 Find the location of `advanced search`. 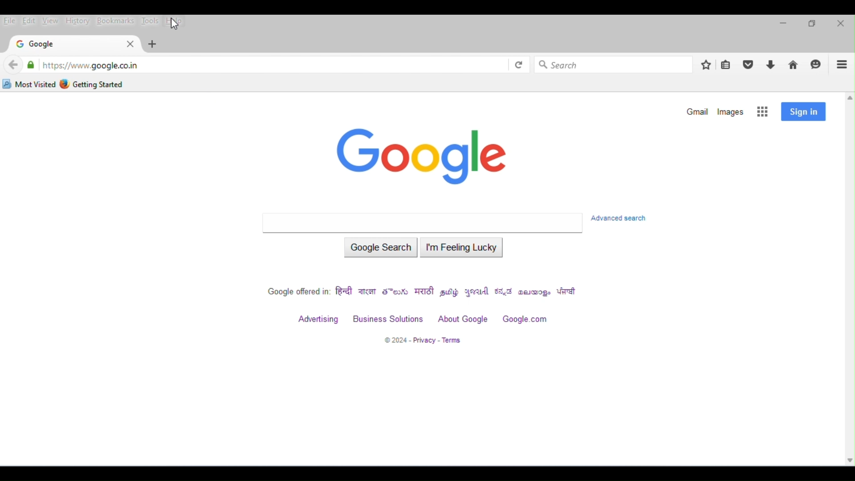

advanced search is located at coordinates (623, 218).